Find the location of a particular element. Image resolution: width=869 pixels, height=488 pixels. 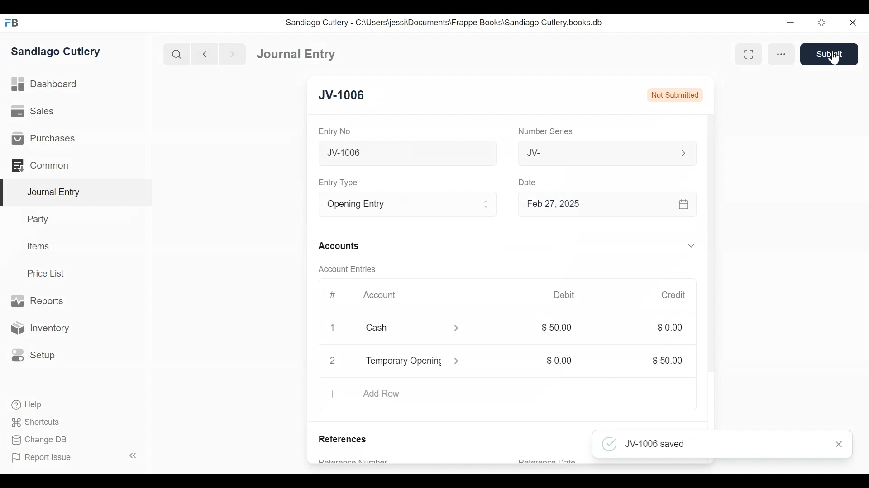

Accounts is located at coordinates (339, 246).